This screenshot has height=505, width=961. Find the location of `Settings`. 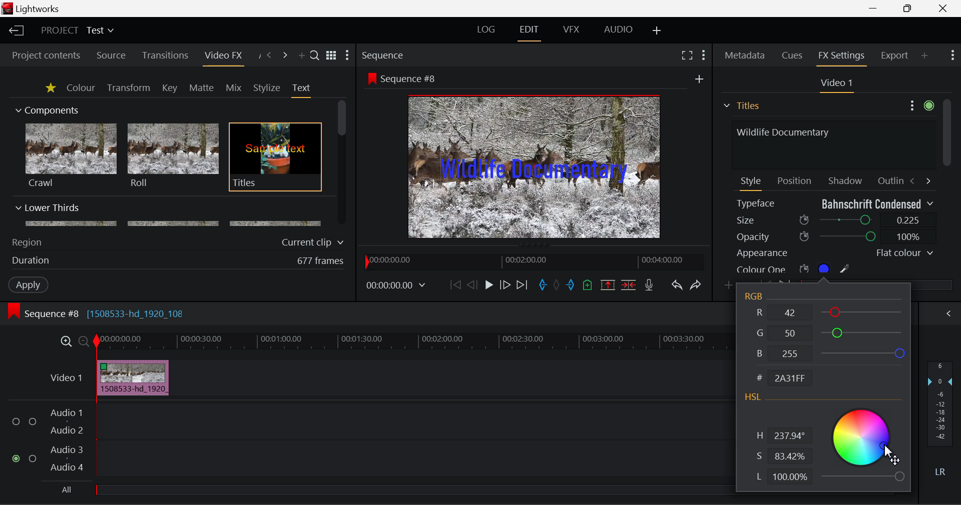

Settings is located at coordinates (920, 104).